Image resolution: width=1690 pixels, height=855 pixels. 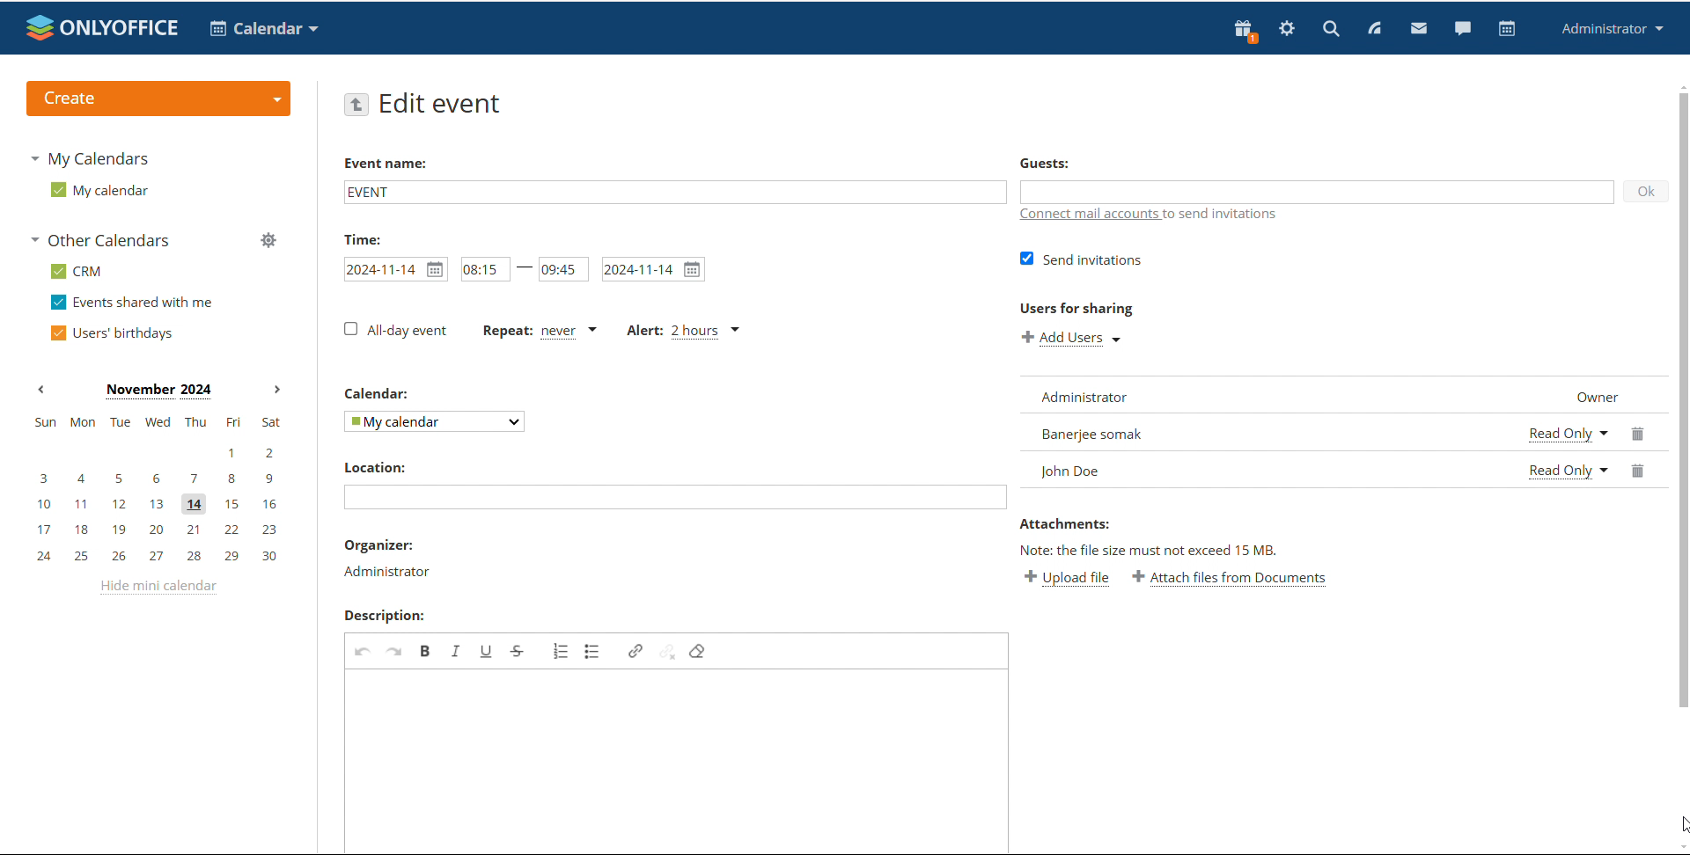 I want to click on cursor, so click(x=1679, y=823).